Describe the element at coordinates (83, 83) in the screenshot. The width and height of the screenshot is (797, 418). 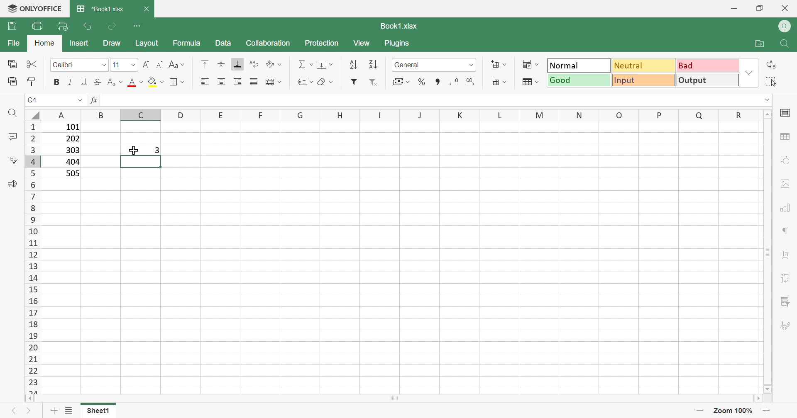
I see `Underline` at that location.